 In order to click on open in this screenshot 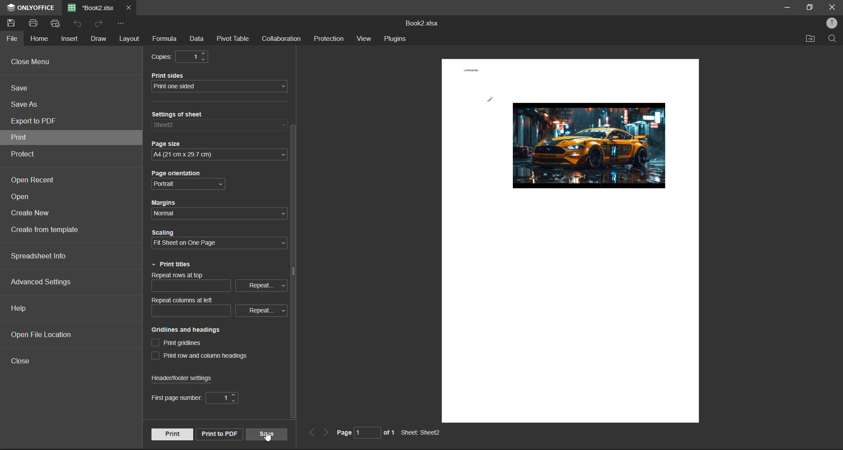, I will do `click(26, 198)`.